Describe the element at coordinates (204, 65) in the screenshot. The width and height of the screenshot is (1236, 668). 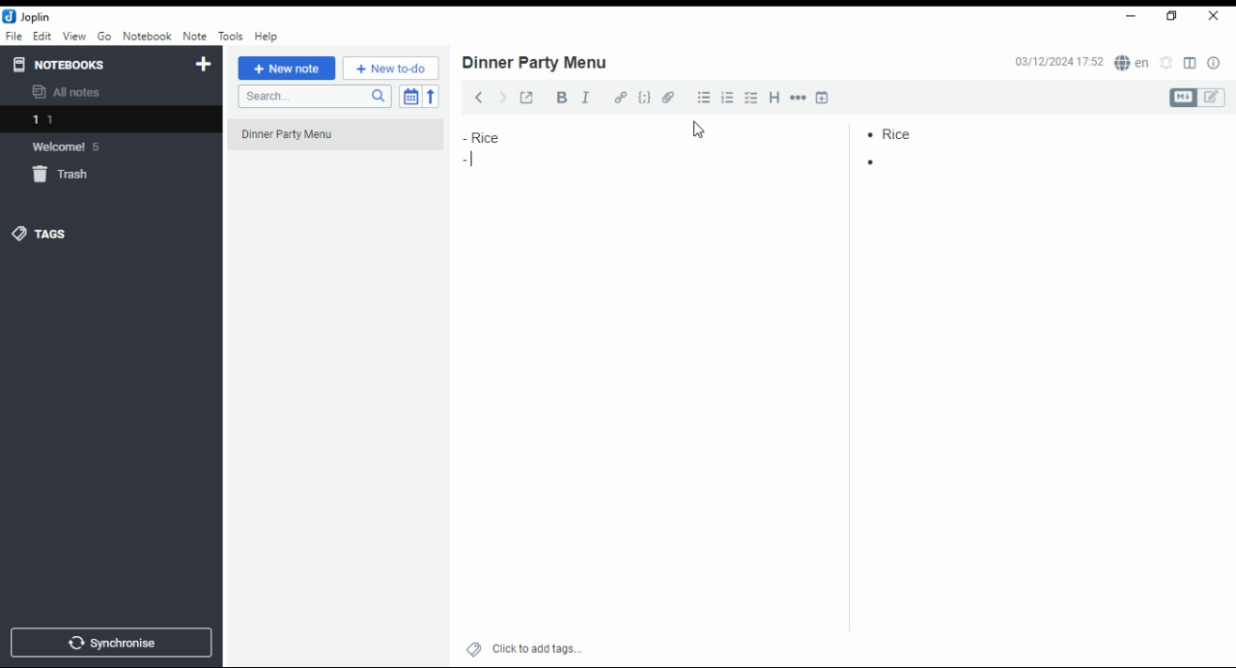
I see `new notebook` at that location.